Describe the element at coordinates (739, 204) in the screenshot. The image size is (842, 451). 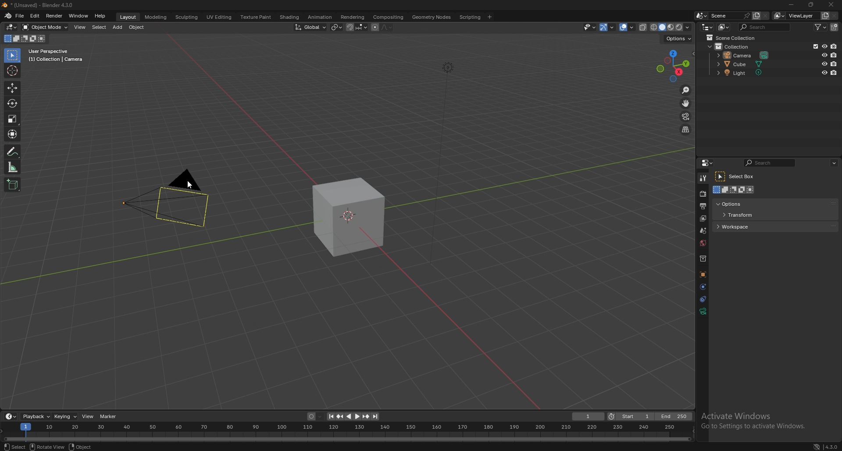
I see `options` at that location.